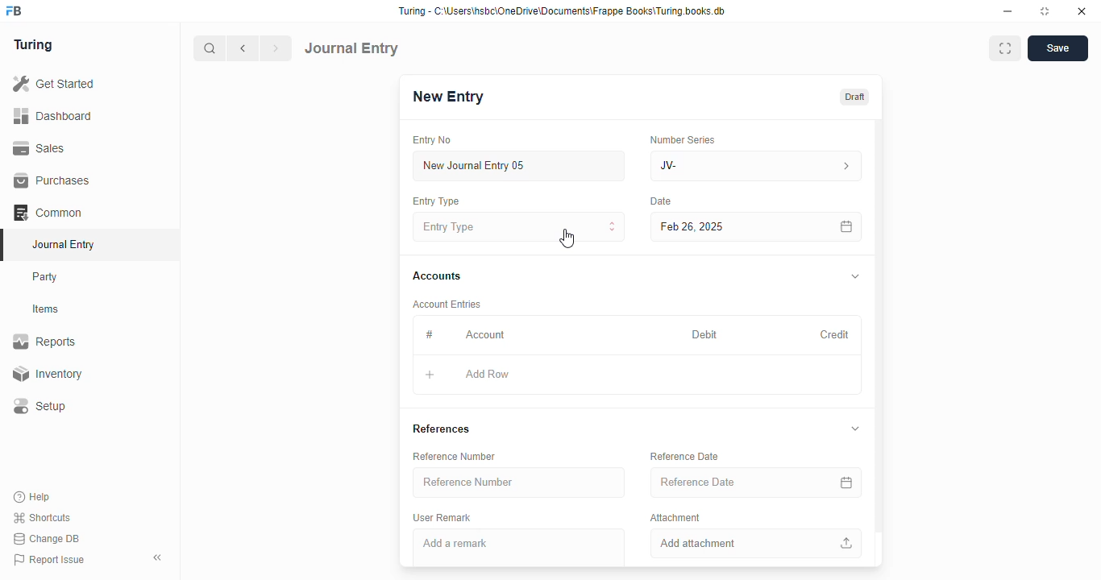 The height and width of the screenshot is (580, 1101). I want to click on close, so click(1082, 11).